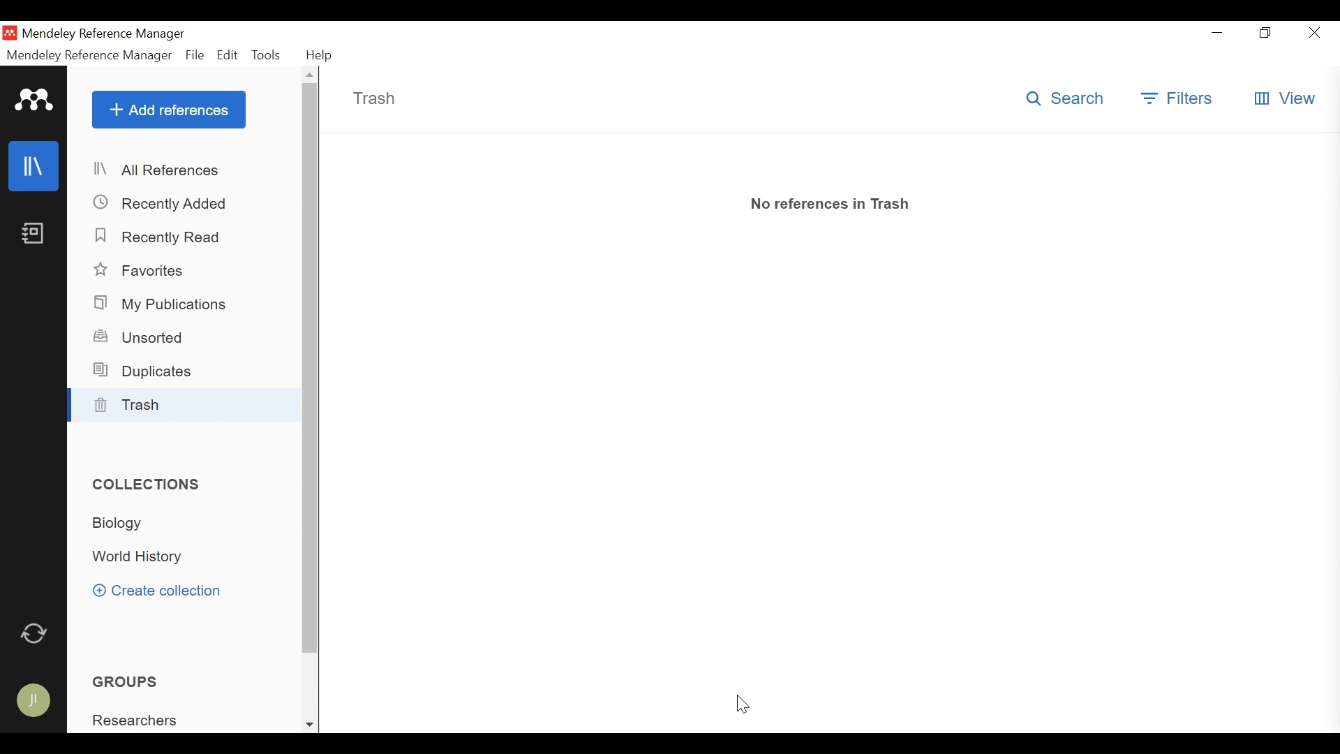  What do you see at coordinates (35, 165) in the screenshot?
I see `Library` at bounding box center [35, 165].